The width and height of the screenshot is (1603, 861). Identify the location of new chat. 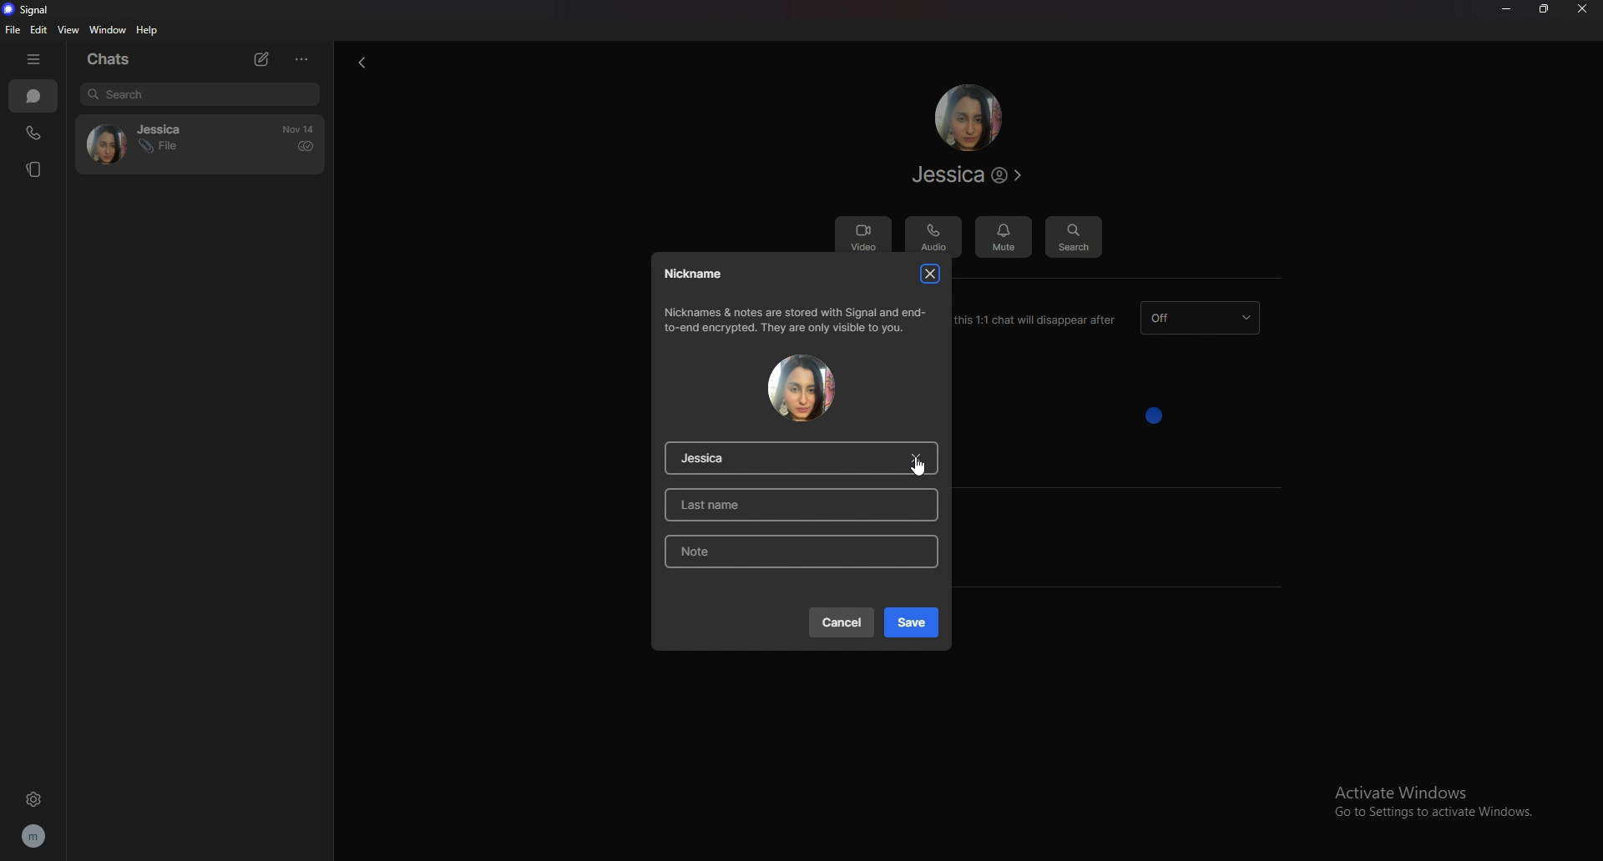
(260, 58).